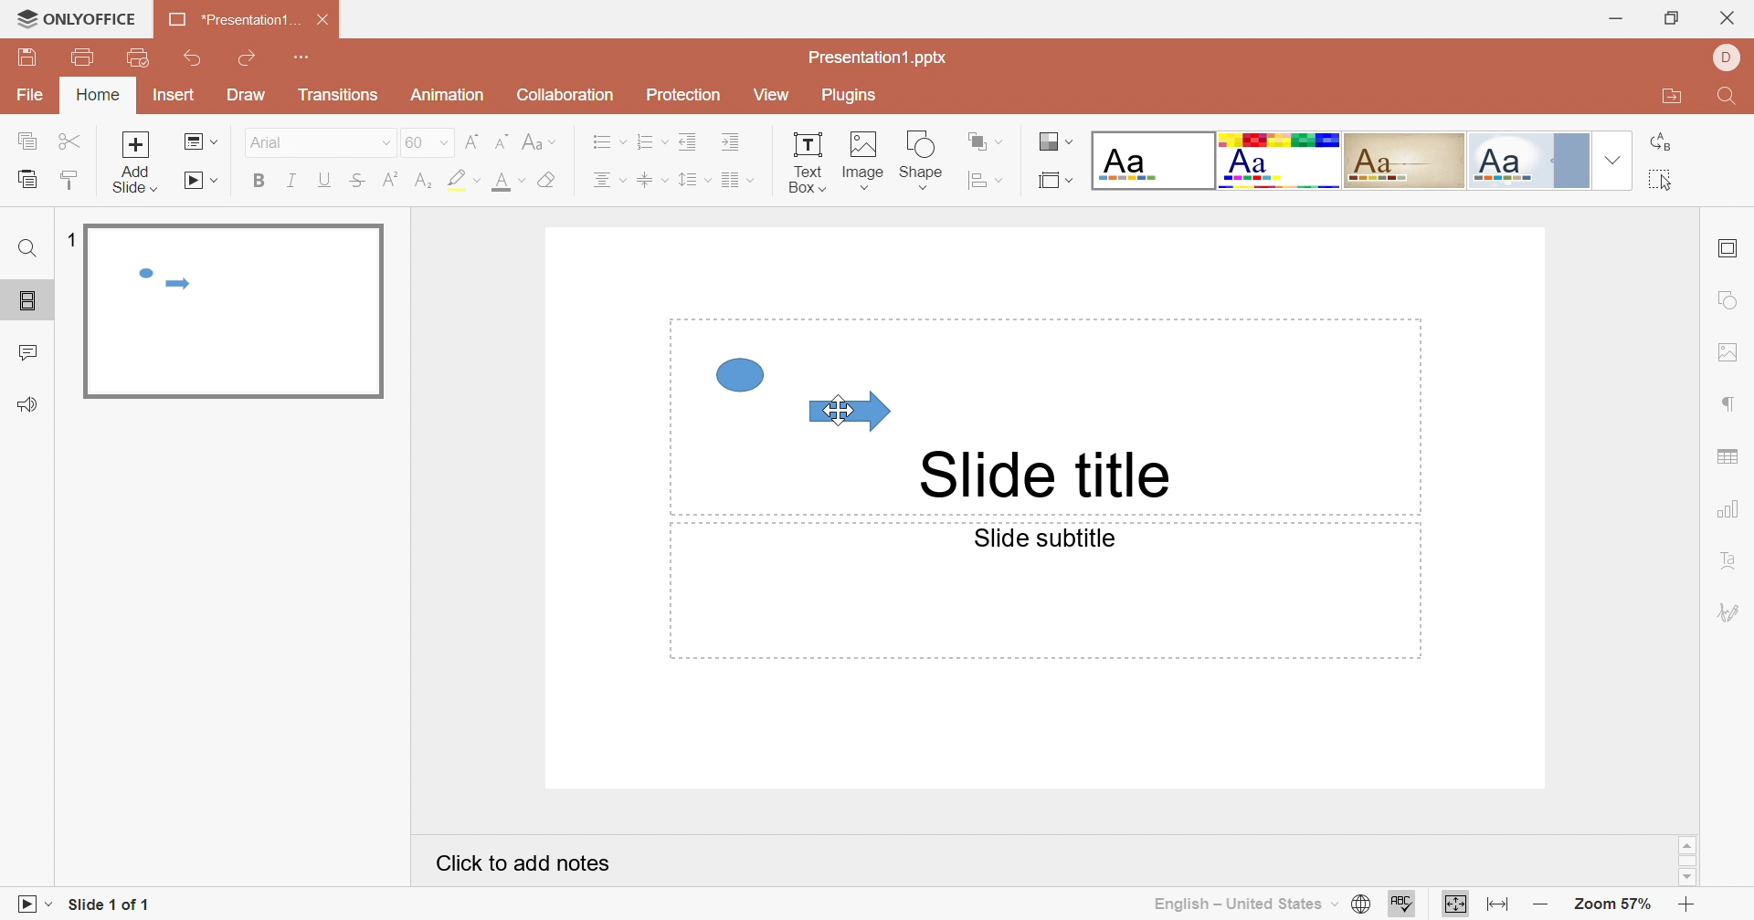 The image size is (1754, 920). I want to click on Bold, so click(256, 182).